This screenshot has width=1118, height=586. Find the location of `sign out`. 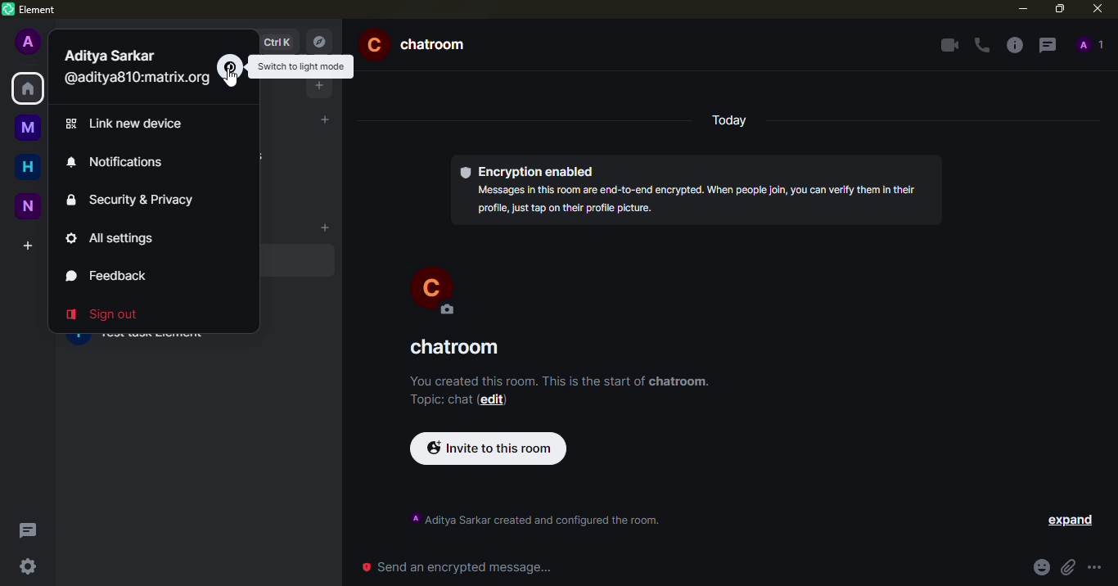

sign out is located at coordinates (106, 315).